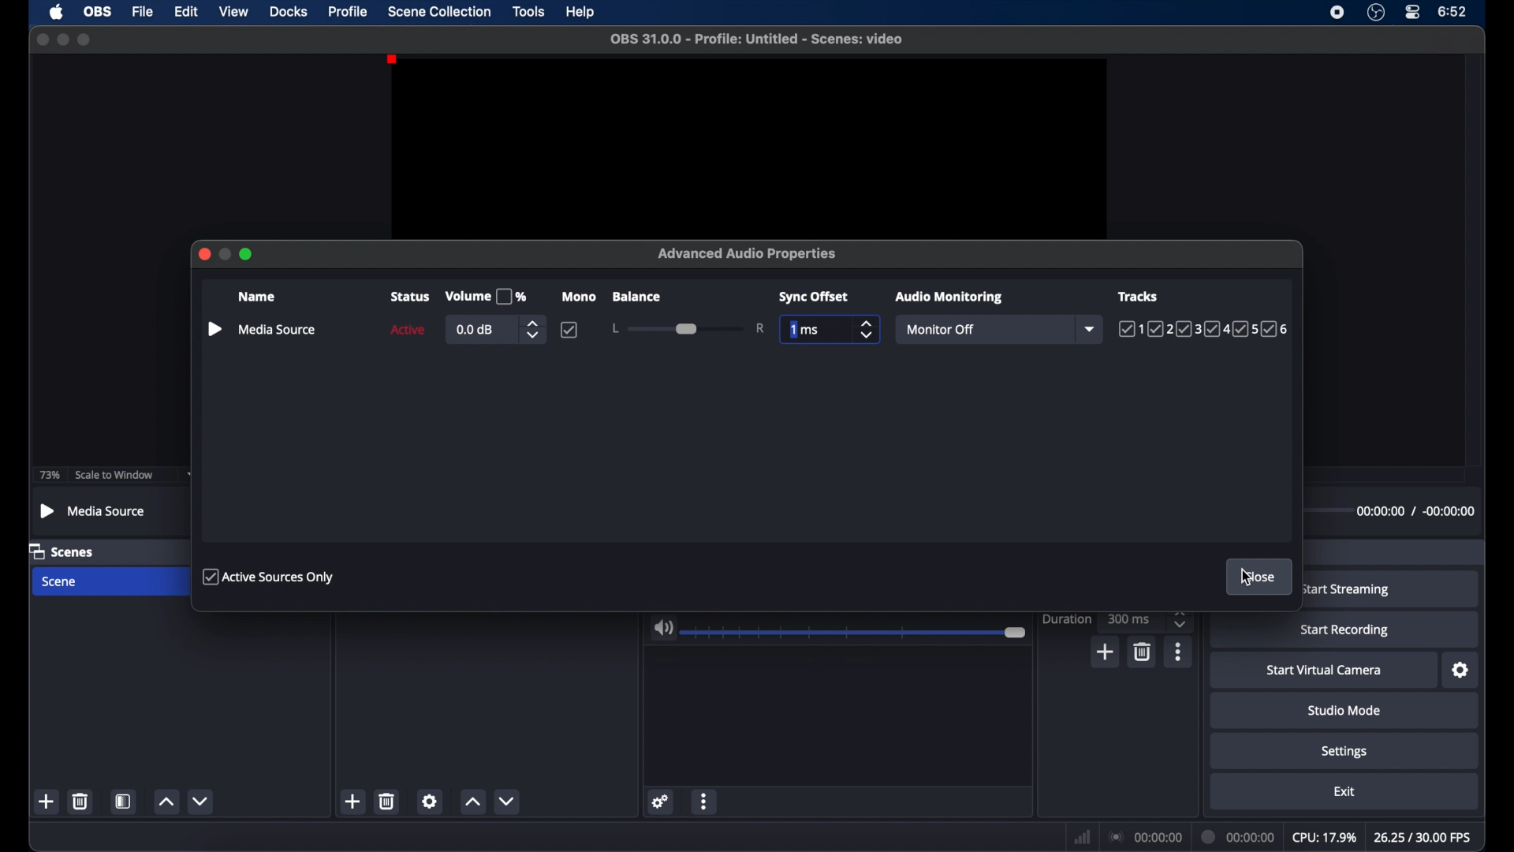 This screenshot has width=1514, height=852. Describe the element at coordinates (1415, 511) in the screenshot. I see `timestamps` at that location.